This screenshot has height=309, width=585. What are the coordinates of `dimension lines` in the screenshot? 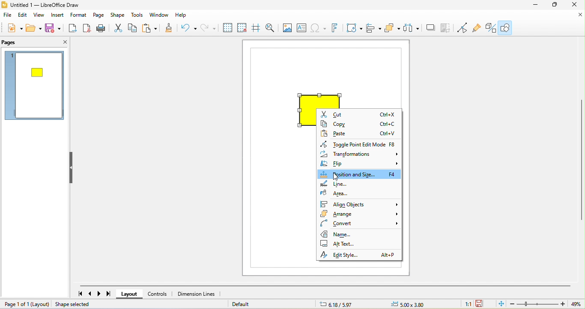 It's located at (197, 294).